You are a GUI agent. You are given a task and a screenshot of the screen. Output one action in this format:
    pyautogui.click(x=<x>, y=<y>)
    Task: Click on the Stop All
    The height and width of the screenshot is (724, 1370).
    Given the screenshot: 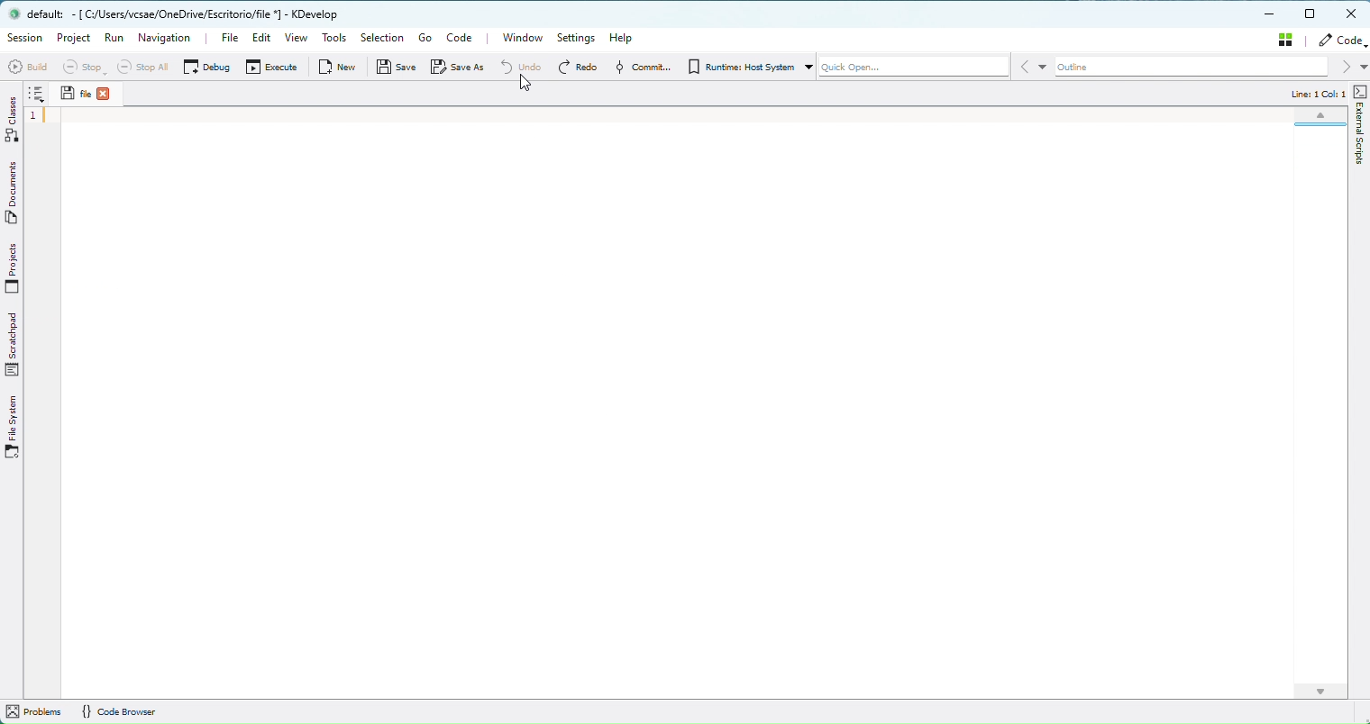 What is the action you would take?
    pyautogui.click(x=147, y=68)
    